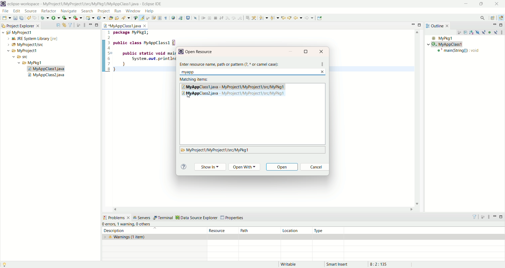 Image resolution: width=505 pixels, height=268 pixels. I want to click on main string, so click(459, 51).